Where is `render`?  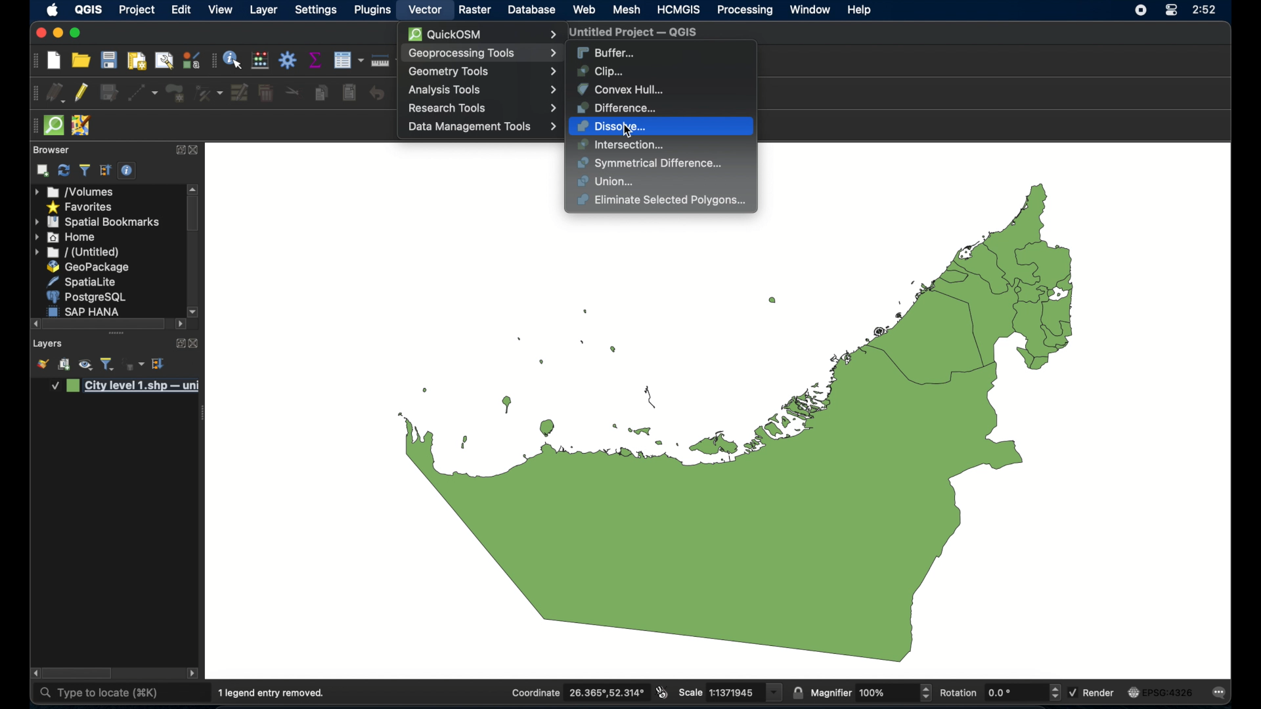
render is located at coordinates (1094, 693).